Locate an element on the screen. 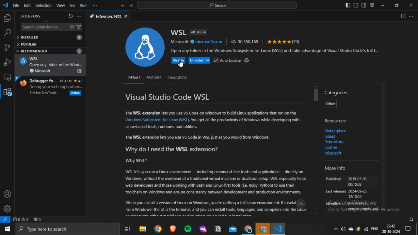 This screenshot has width=418, height=235. WSL lets you run a Linux environment -- including command-line tools and applications -- directly on
‘Windows, without the overhead of a traditional virtual machine or dualboot setup. WSL especially helps.
‘web developers and those working with Bash and Linux-first tools (i. Ruby, Python) to use their
‘tookhain on Windows and ensure consistency between development and production environments. is located at coordinates (216, 182).